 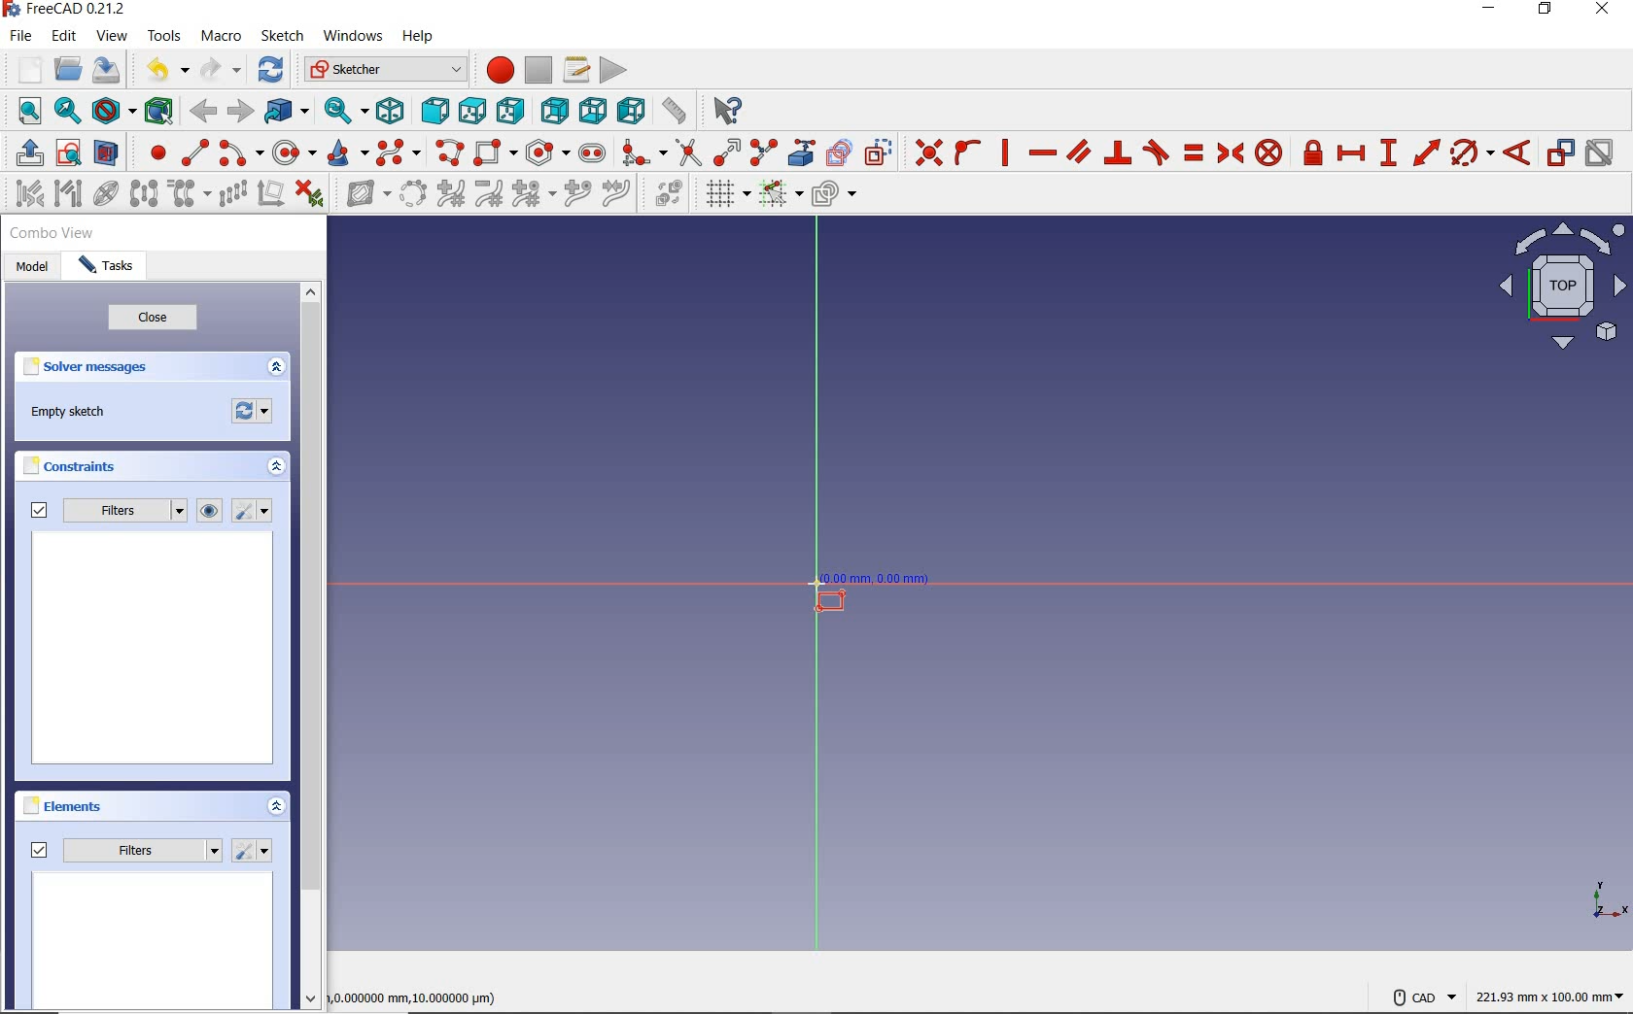 I want to click on create rectangle, so click(x=496, y=152).